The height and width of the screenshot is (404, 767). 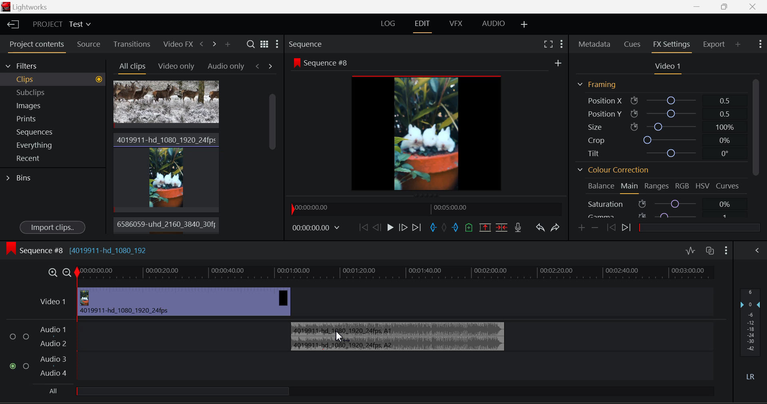 What do you see at coordinates (423, 25) in the screenshot?
I see `EDIT Layout` at bounding box center [423, 25].